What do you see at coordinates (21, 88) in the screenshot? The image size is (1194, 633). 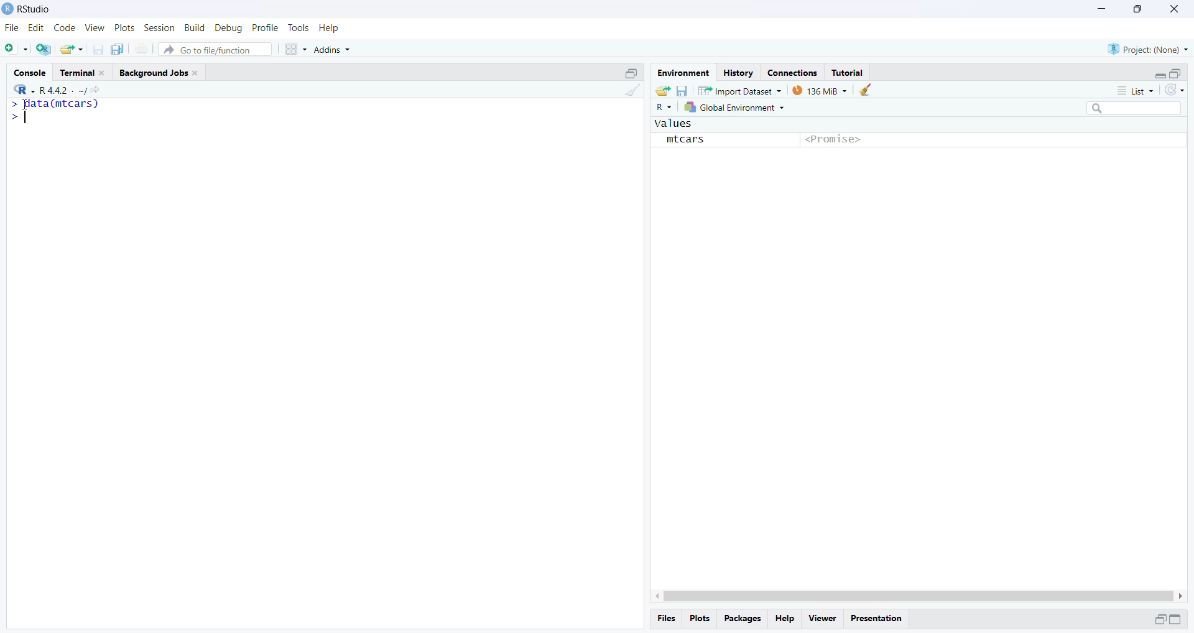 I see `R` at bounding box center [21, 88].